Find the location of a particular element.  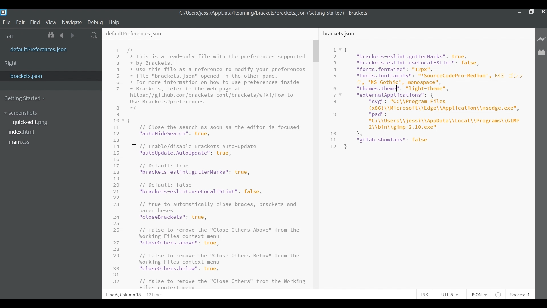

index.html is located at coordinates (24, 131).